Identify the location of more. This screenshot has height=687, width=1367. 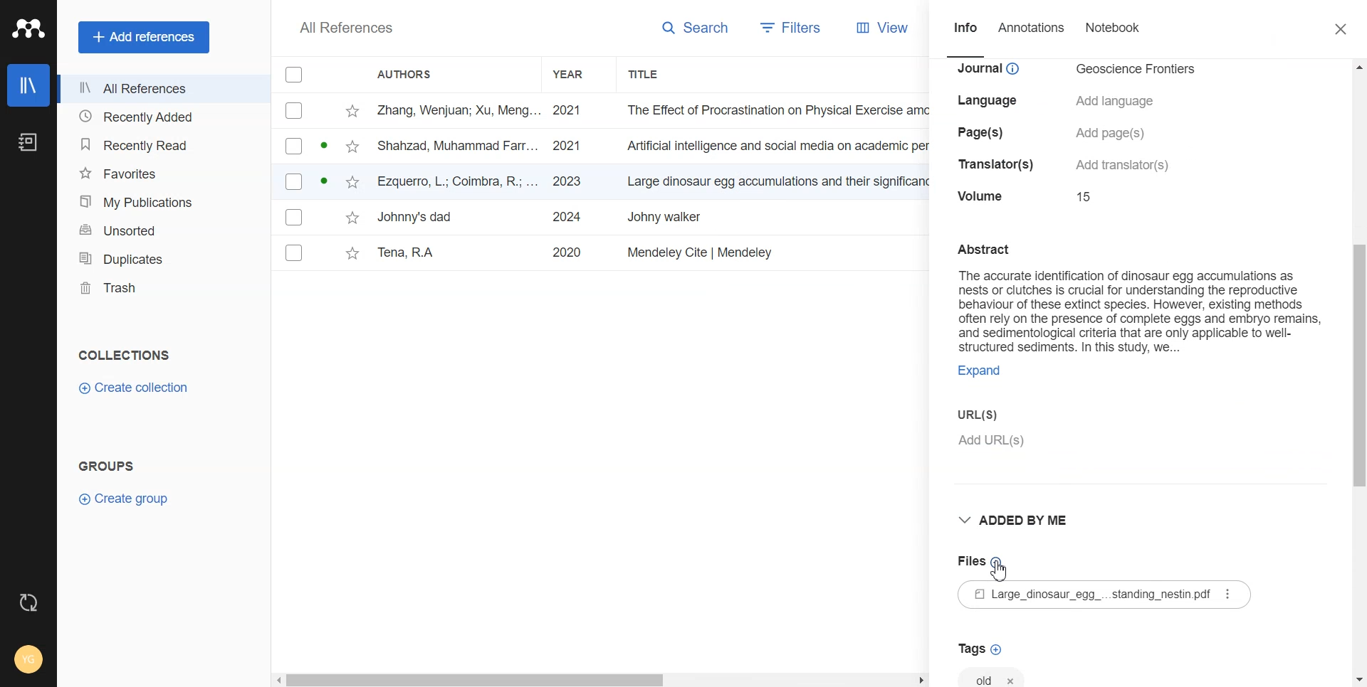
(1229, 595).